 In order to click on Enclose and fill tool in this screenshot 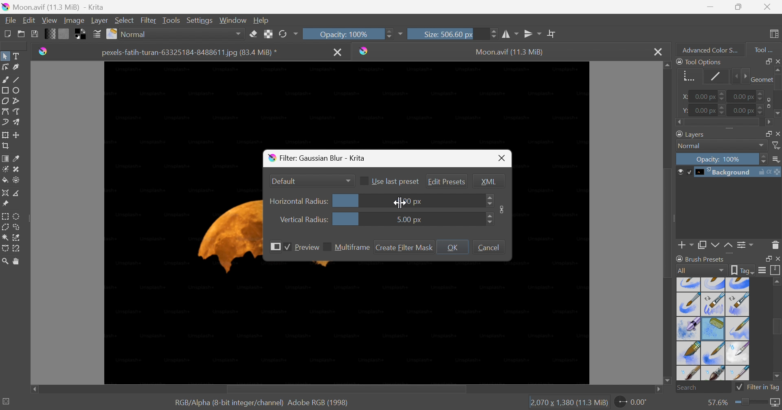, I will do `click(16, 181)`.